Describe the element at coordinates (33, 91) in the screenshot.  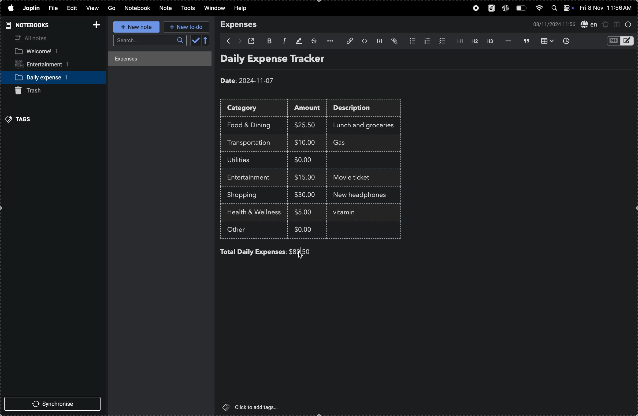
I see `trash` at that location.